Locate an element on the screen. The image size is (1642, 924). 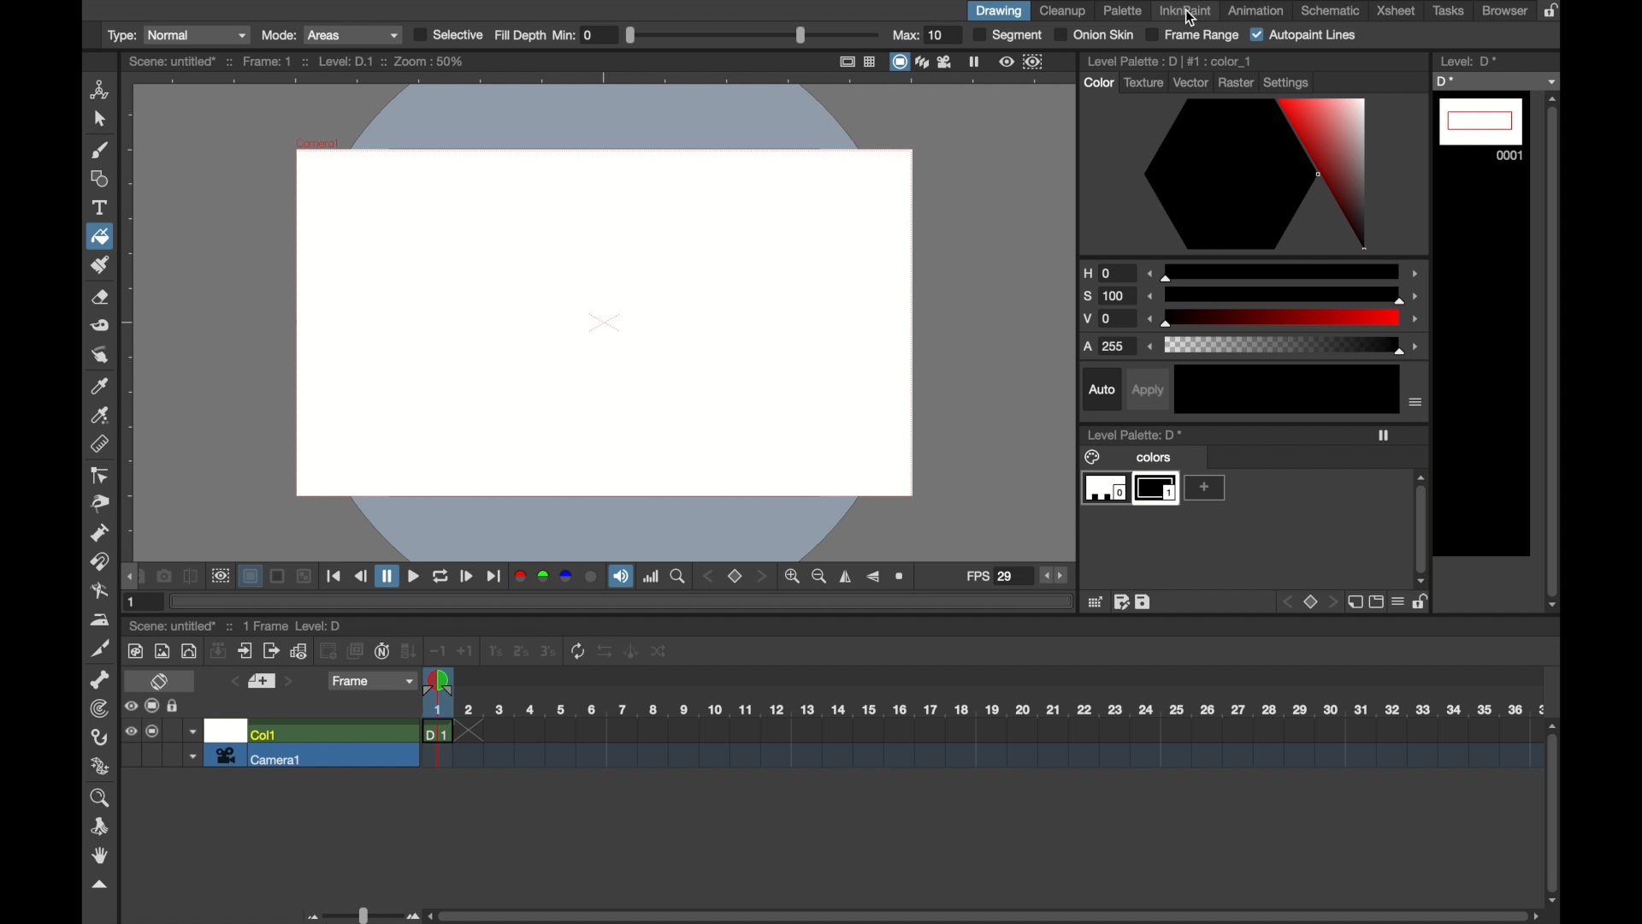
selection tool is located at coordinates (98, 120).